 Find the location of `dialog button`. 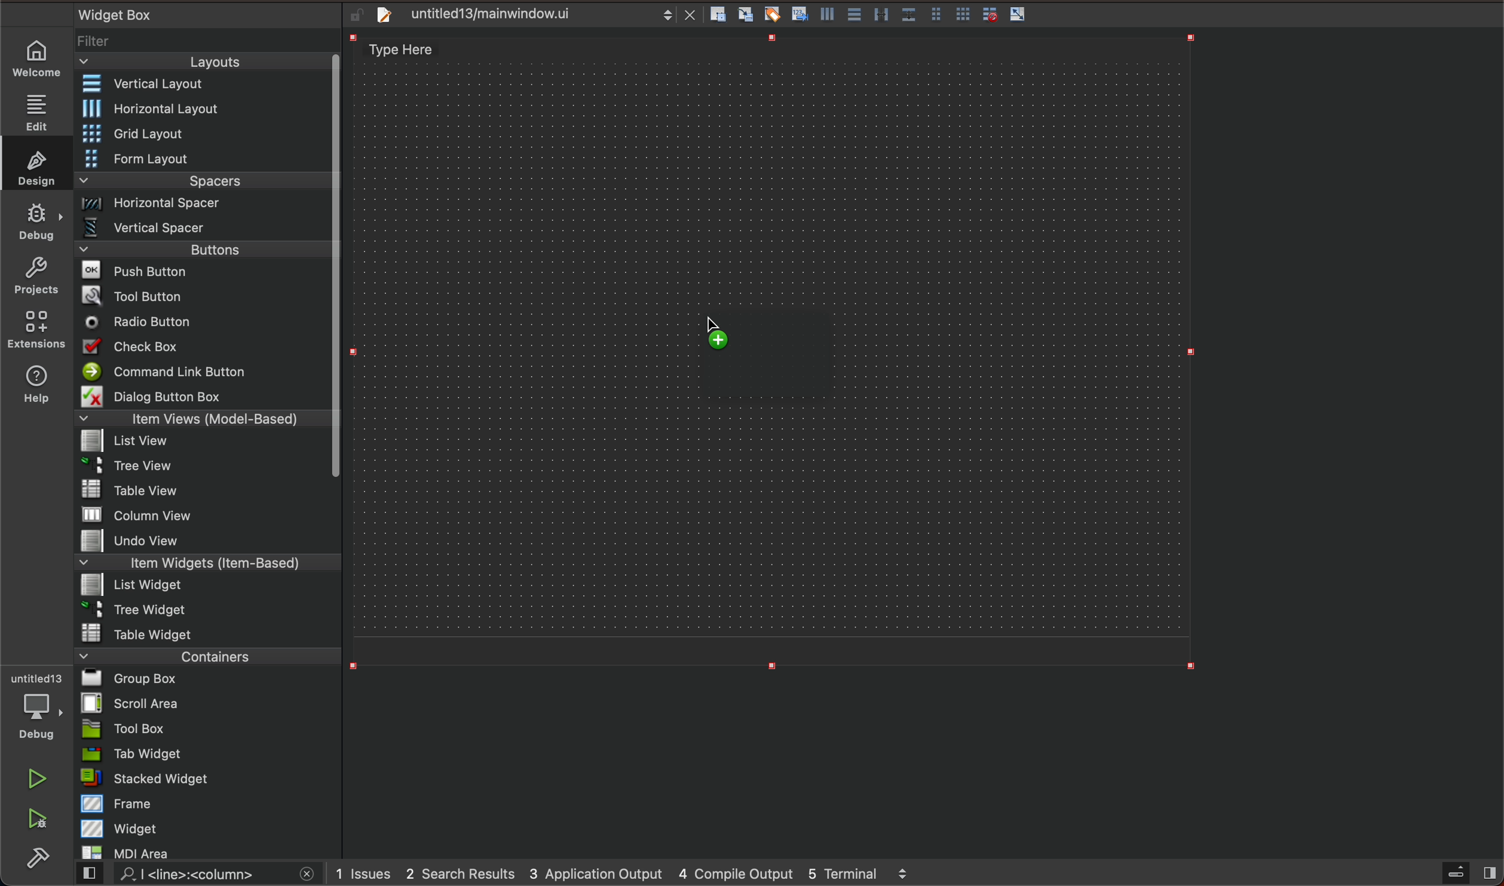

dialog button is located at coordinates (205, 396).